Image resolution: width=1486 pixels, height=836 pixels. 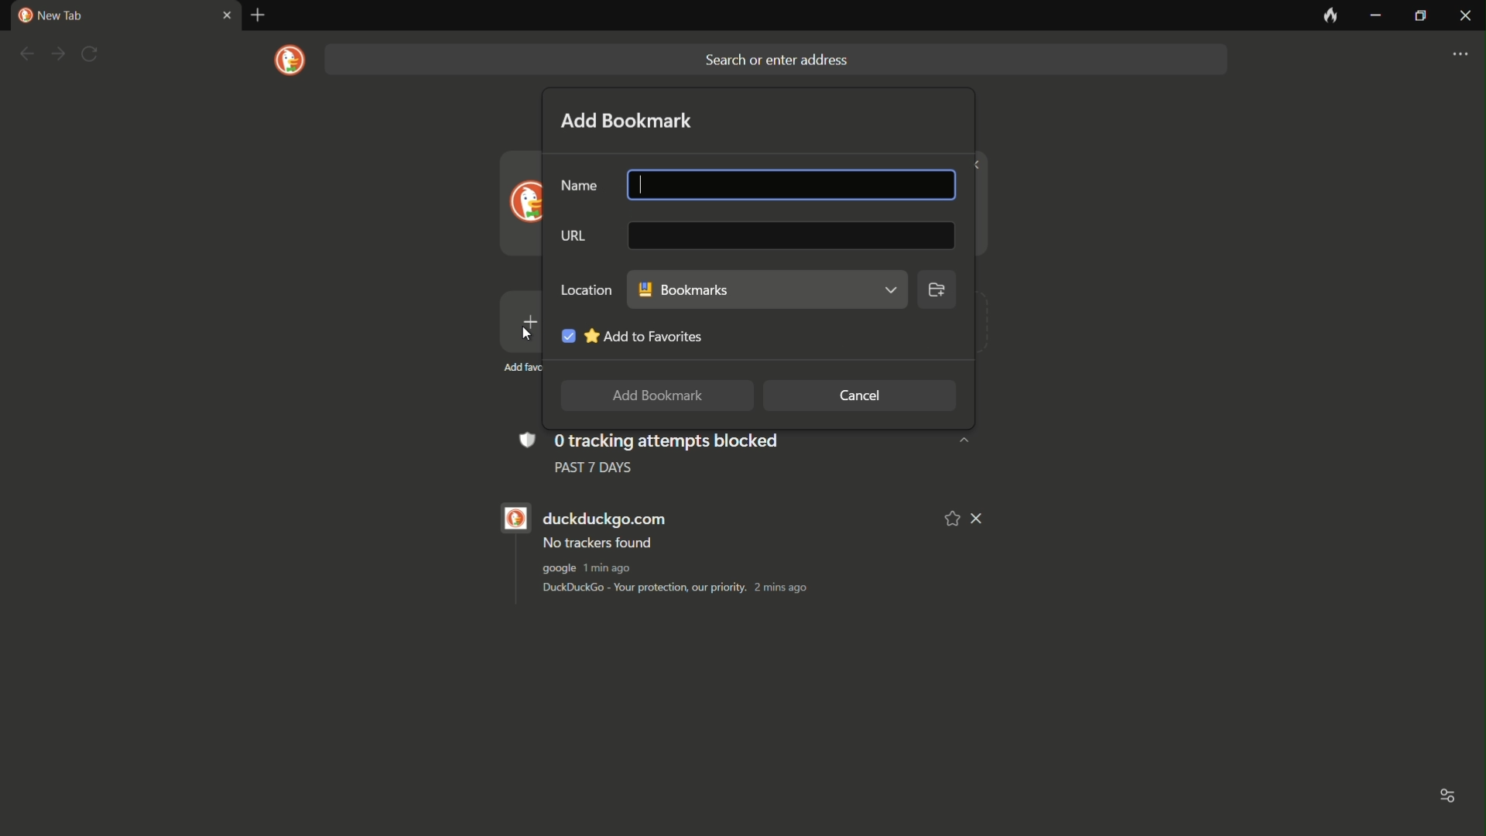 I want to click on new tab, so click(x=259, y=15).